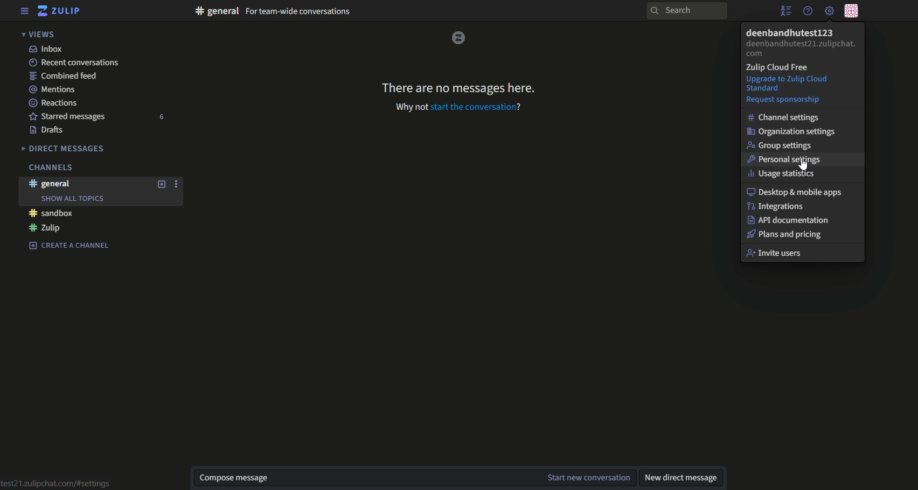  What do you see at coordinates (56, 89) in the screenshot?
I see `mentions` at bounding box center [56, 89].